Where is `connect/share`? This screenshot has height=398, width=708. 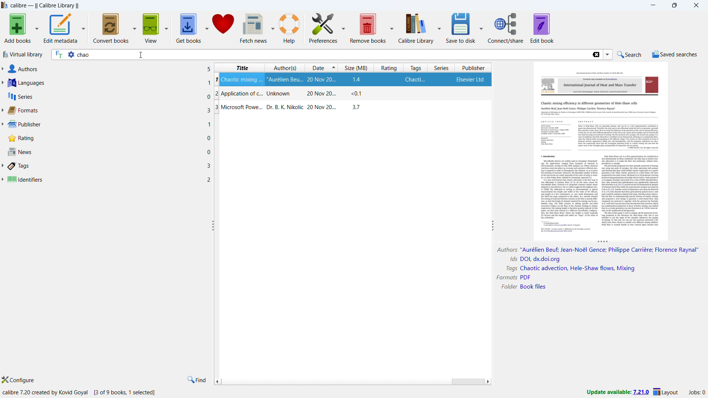
connect/share is located at coordinates (506, 27).